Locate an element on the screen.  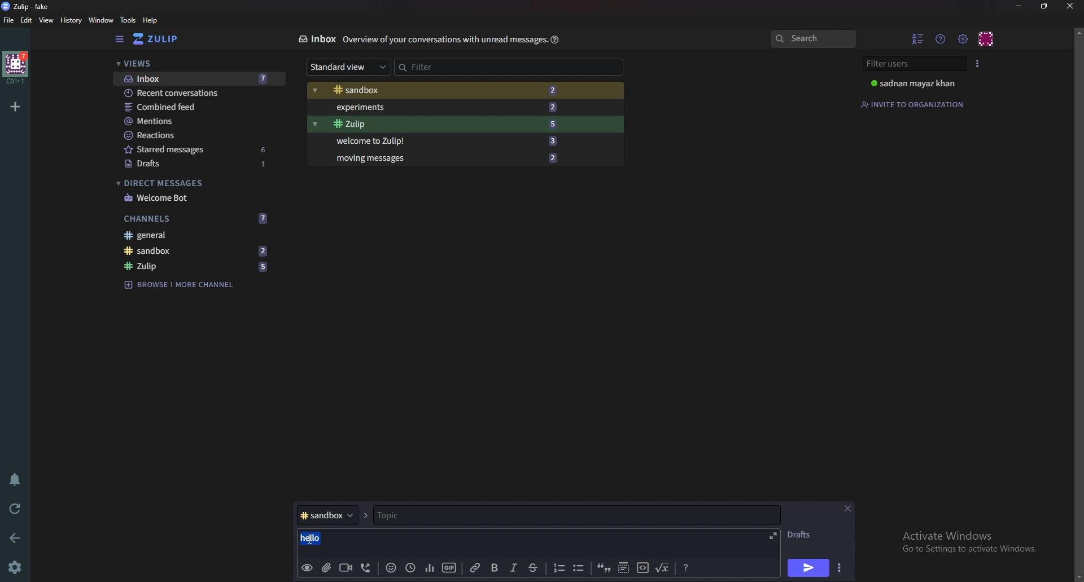
Send options is located at coordinates (841, 566).